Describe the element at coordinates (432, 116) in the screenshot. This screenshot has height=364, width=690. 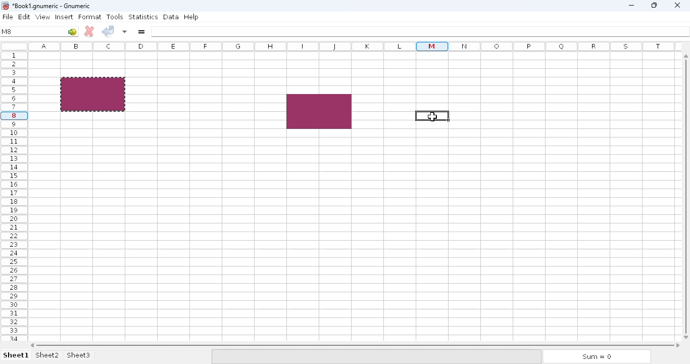
I see `active cell` at that location.